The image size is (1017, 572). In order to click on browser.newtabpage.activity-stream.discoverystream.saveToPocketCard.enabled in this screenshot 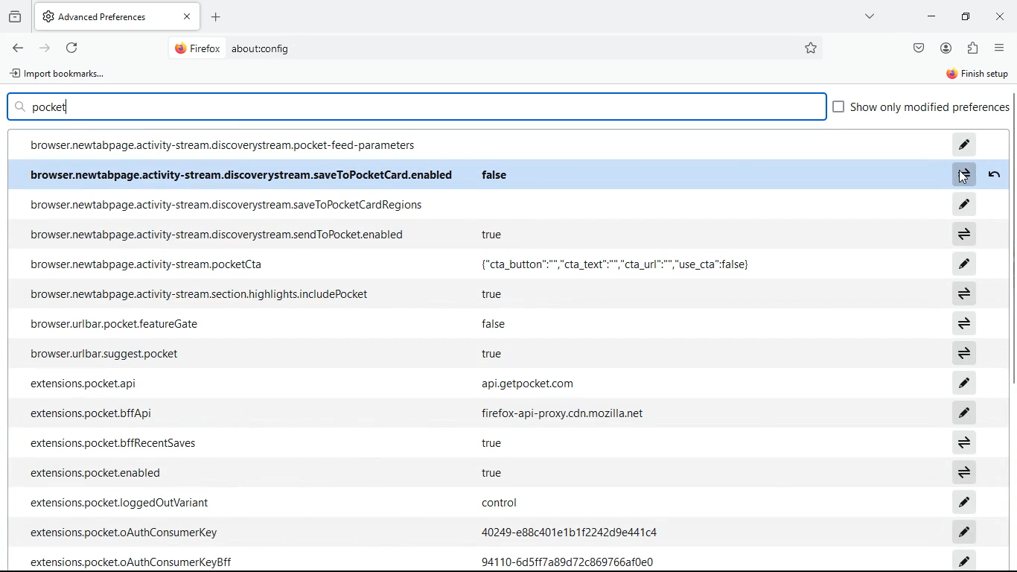, I will do `click(238, 174)`.